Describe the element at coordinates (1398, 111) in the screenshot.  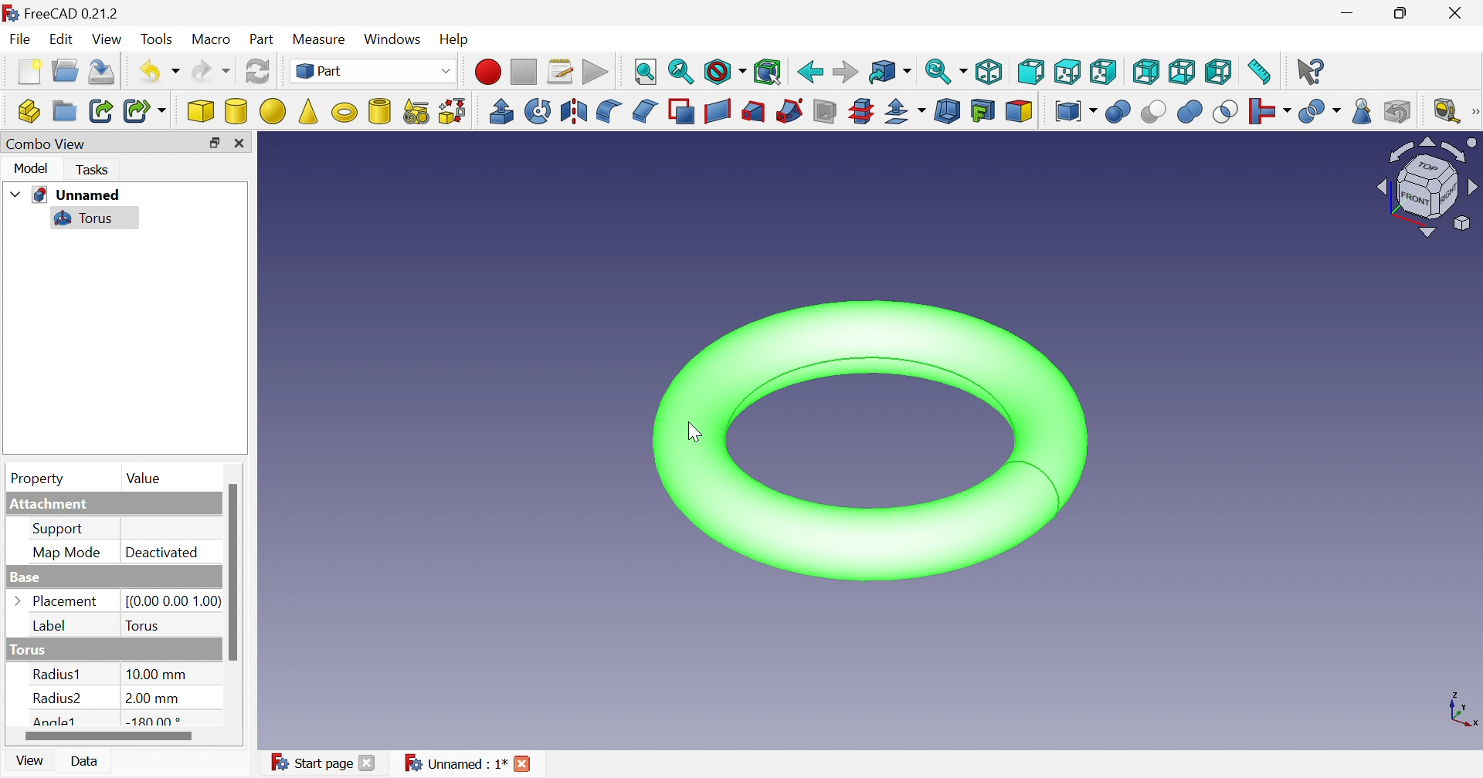
I see `Defeaturing` at that location.